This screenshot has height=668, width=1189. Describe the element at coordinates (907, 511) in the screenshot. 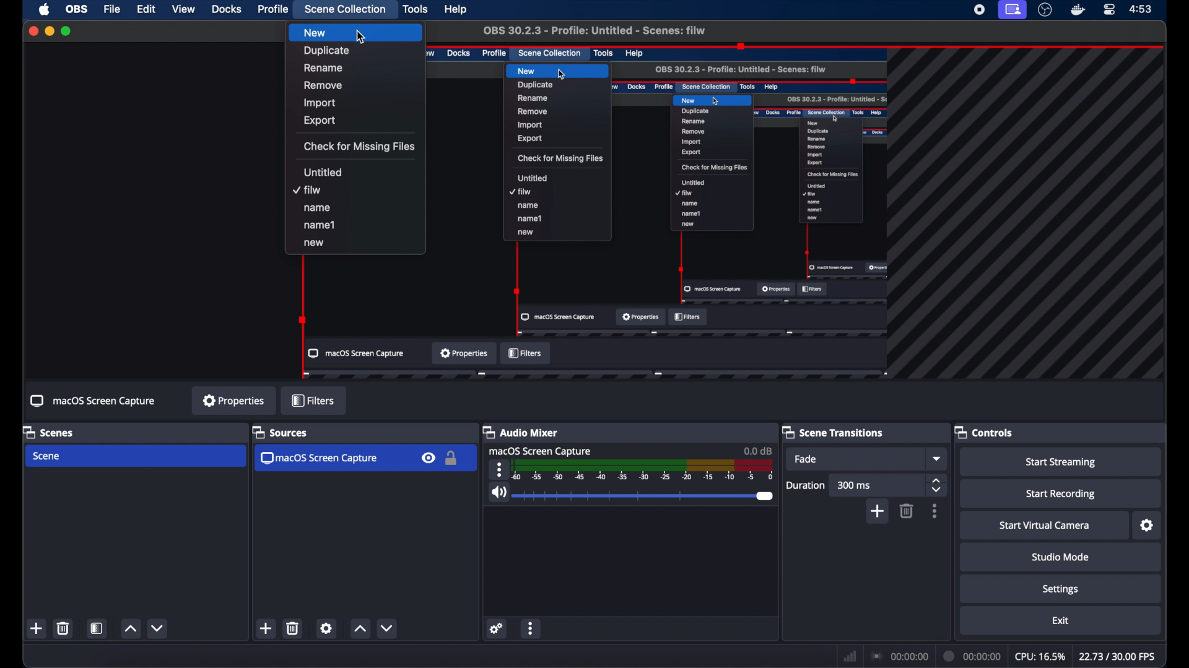

I see `trash` at that location.